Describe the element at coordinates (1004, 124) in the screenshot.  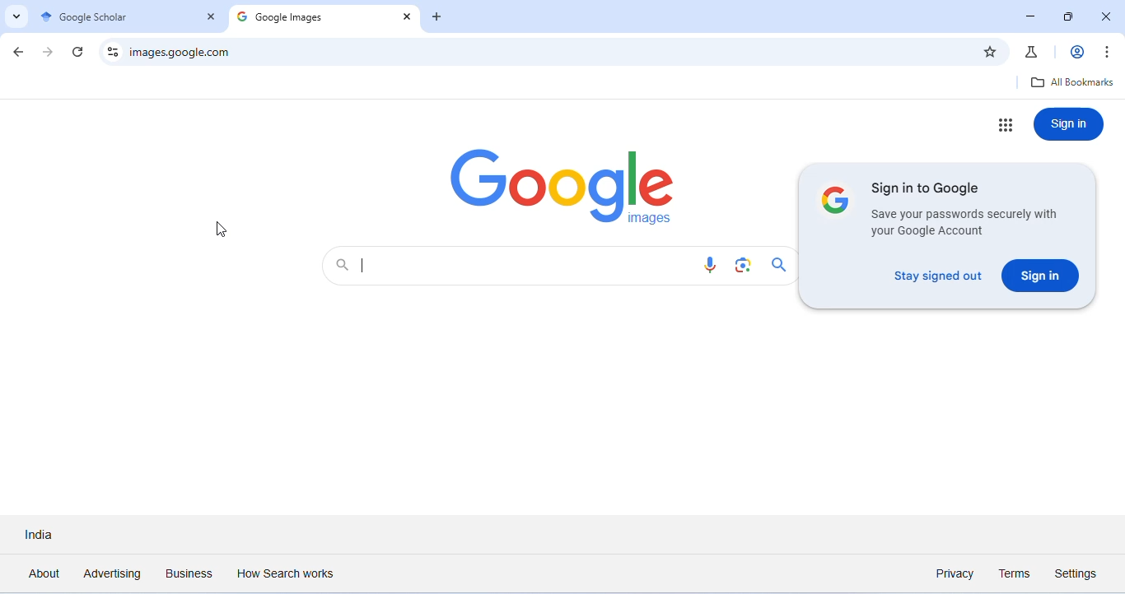
I see `google apps` at that location.